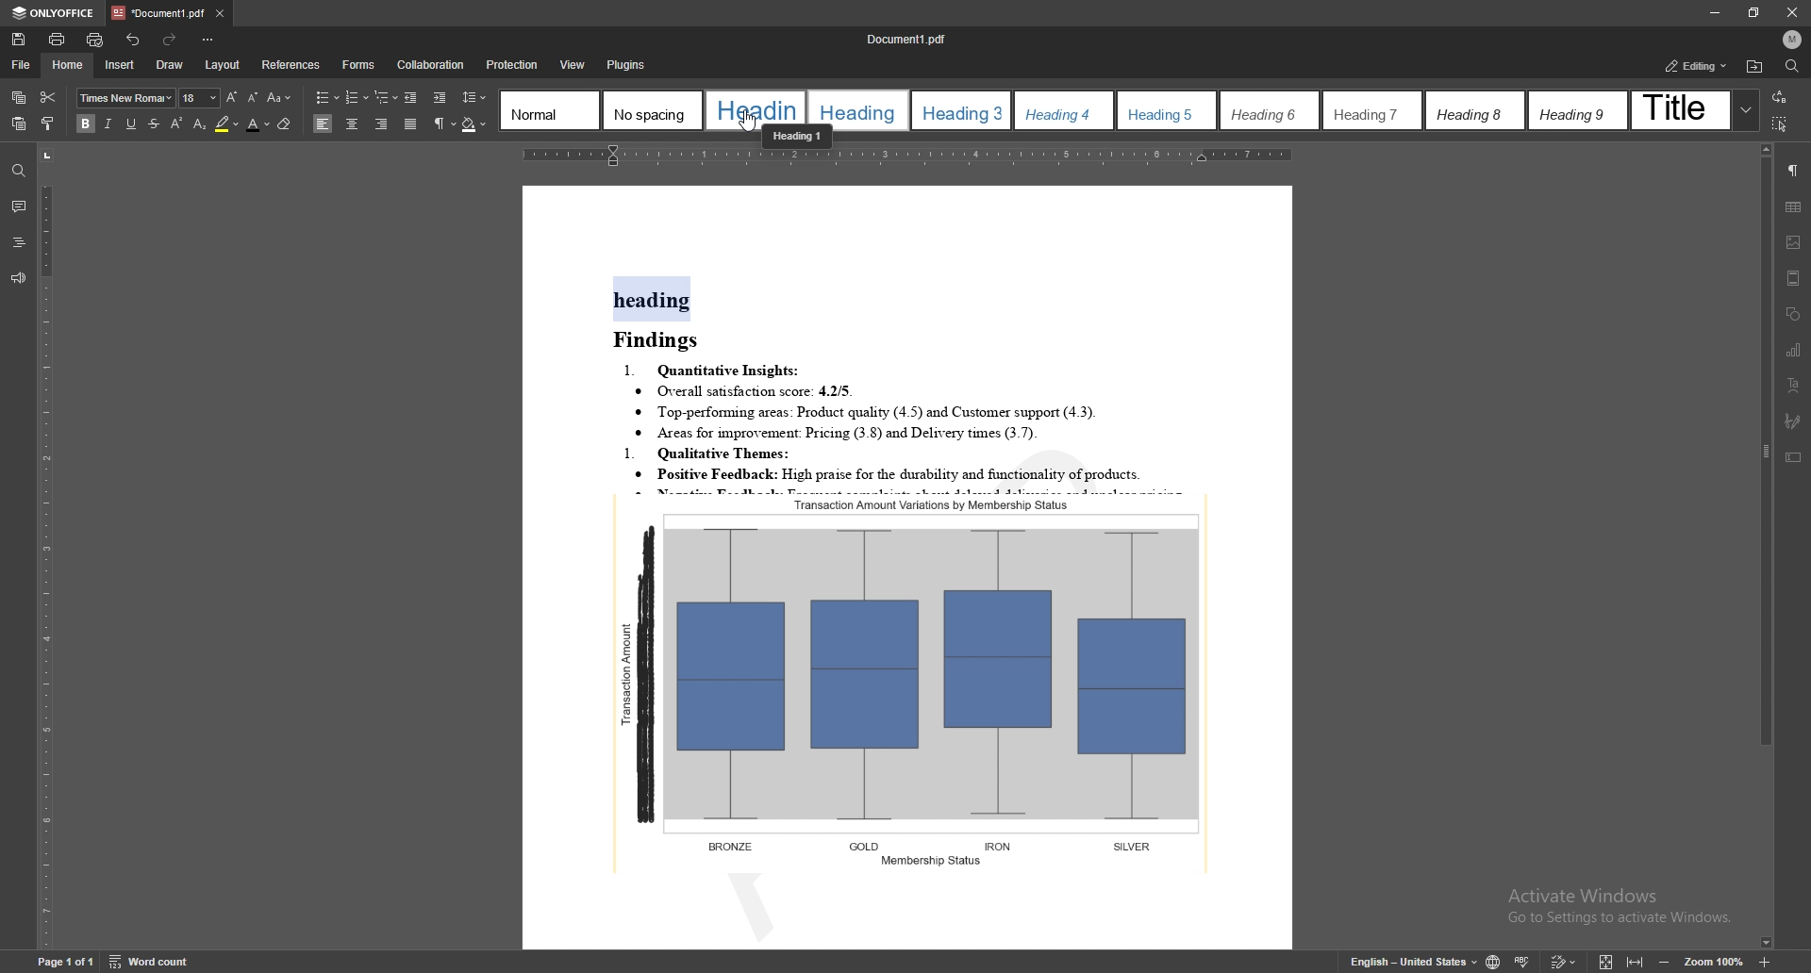  I want to click on paste, so click(19, 124).